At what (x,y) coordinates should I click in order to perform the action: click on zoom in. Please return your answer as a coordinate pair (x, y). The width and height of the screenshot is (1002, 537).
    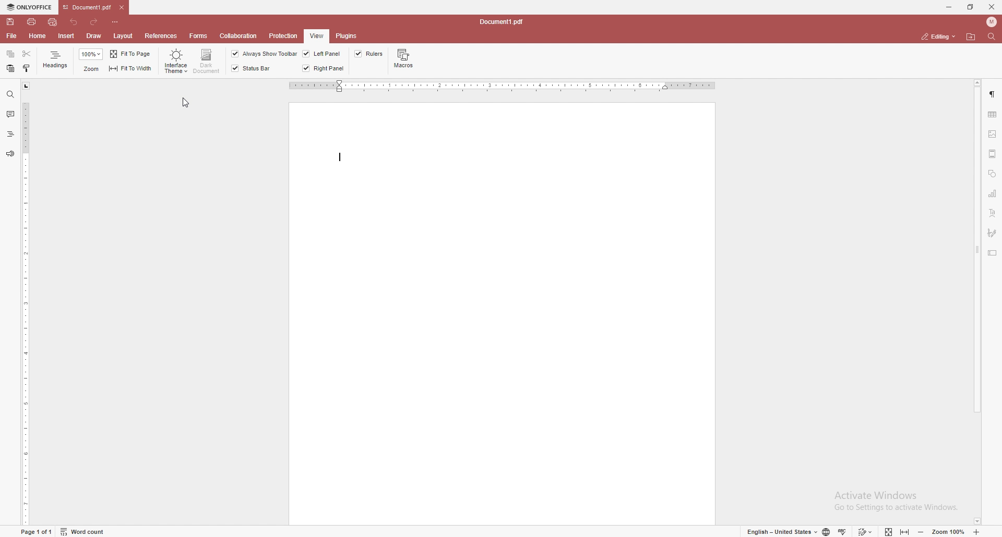
    Looking at the image, I should click on (978, 531).